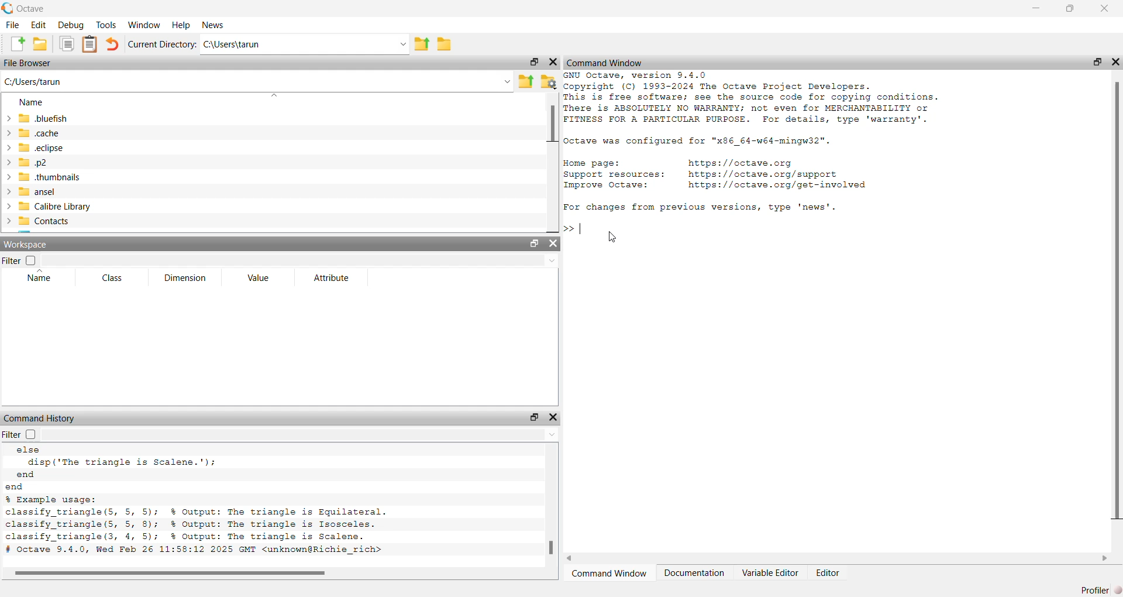 The height and width of the screenshot is (597, 1123). What do you see at coordinates (301, 261) in the screenshot?
I see `filter input field` at bounding box center [301, 261].